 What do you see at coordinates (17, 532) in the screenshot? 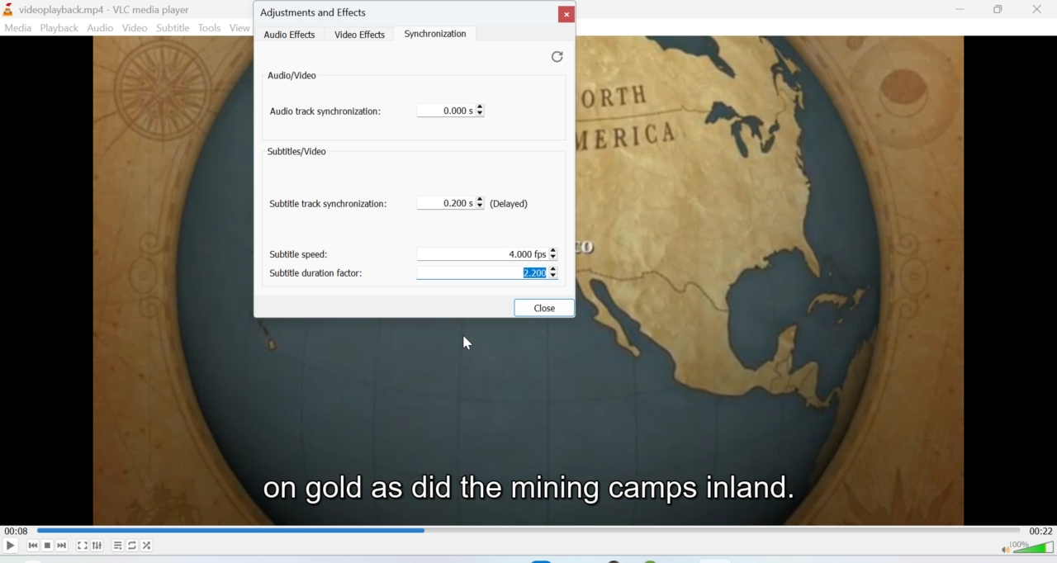
I see `00:08` at bounding box center [17, 532].